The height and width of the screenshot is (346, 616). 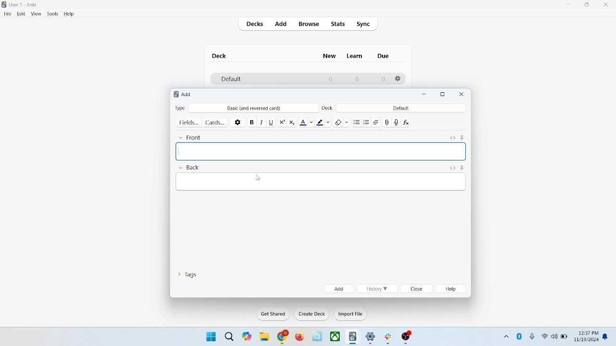 I want to click on superscript, so click(x=282, y=121).